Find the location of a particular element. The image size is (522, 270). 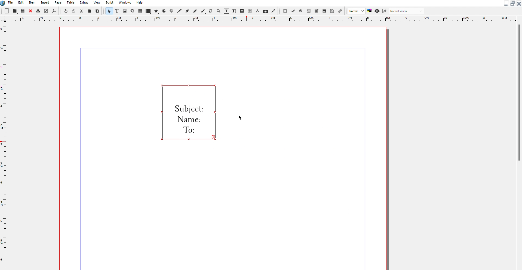

Page is located at coordinates (59, 4).